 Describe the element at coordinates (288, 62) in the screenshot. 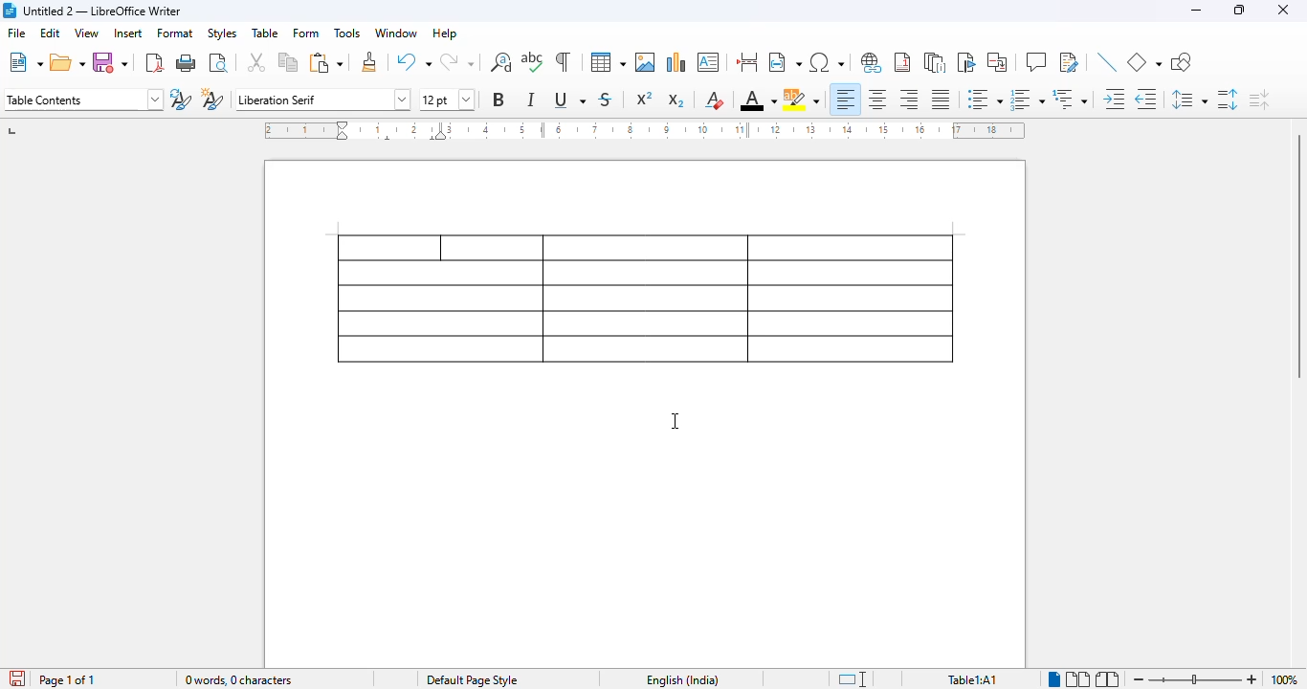

I see `copy` at that location.